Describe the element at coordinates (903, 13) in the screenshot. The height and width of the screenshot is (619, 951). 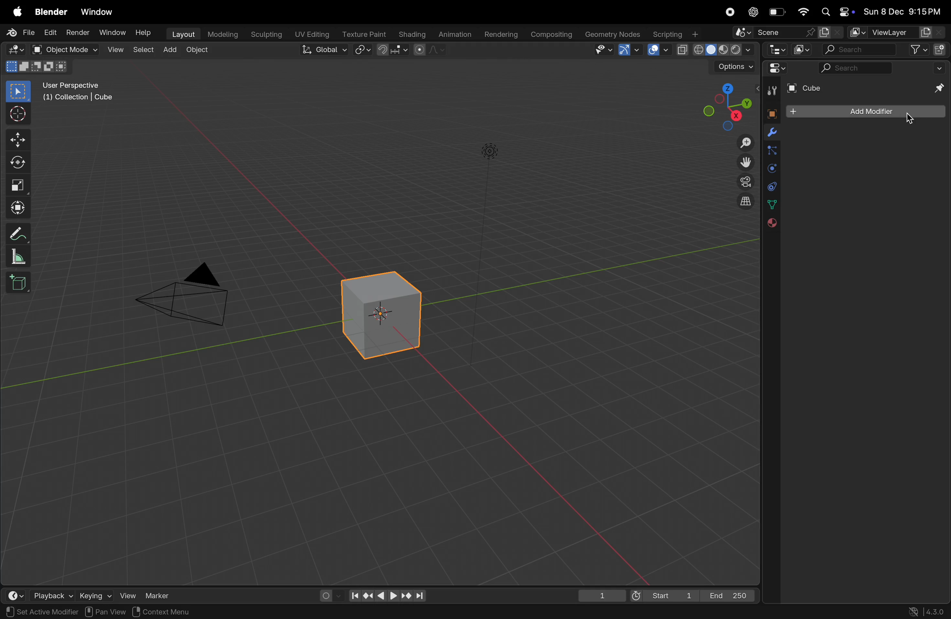
I see `date and time` at that location.